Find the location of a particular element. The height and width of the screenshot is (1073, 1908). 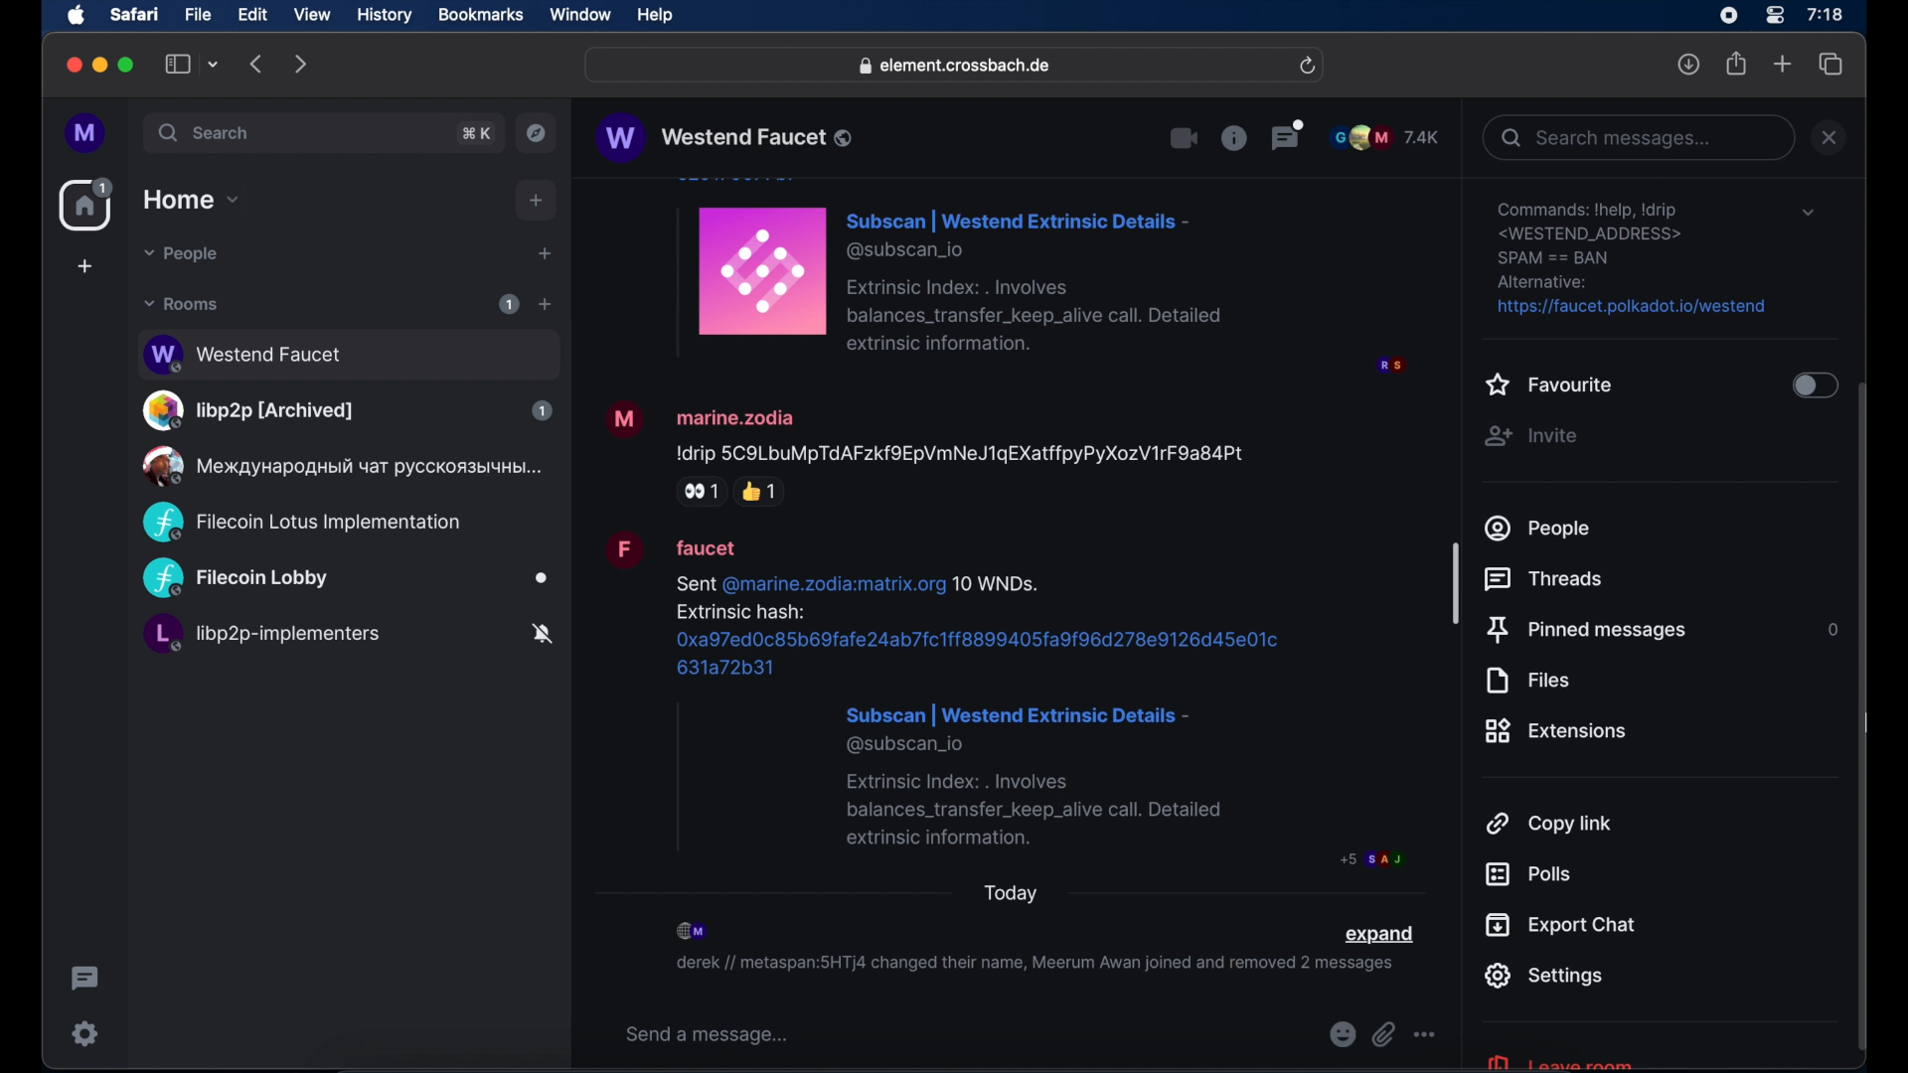

search messages is located at coordinates (1637, 137).